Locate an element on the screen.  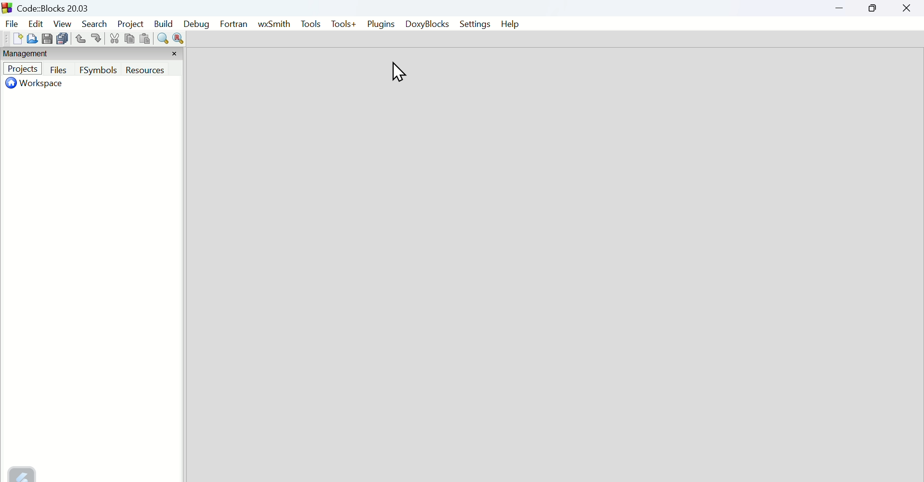
Workspace is located at coordinates (37, 83).